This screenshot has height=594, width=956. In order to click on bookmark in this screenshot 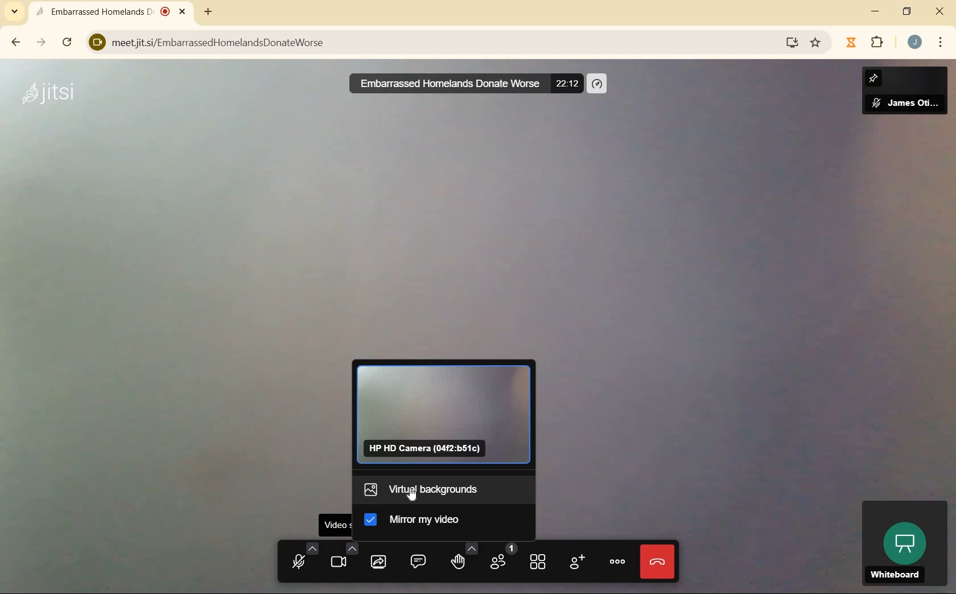, I will do `click(815, 43)`.